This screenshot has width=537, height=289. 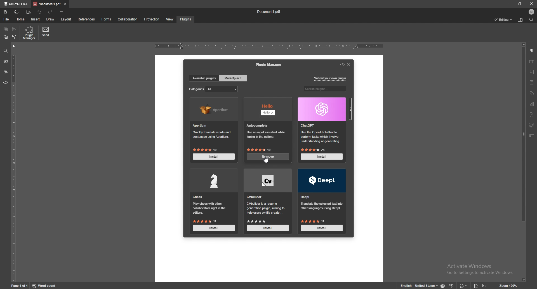 I want to click on text box, so click(x=532, y=136).